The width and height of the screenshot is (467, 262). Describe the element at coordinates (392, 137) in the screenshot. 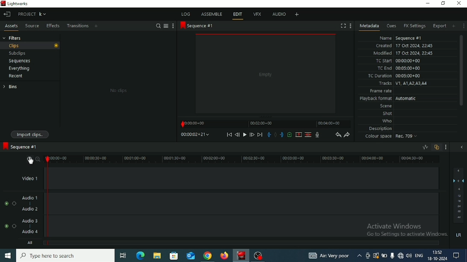

I see `Colour space` at that location.